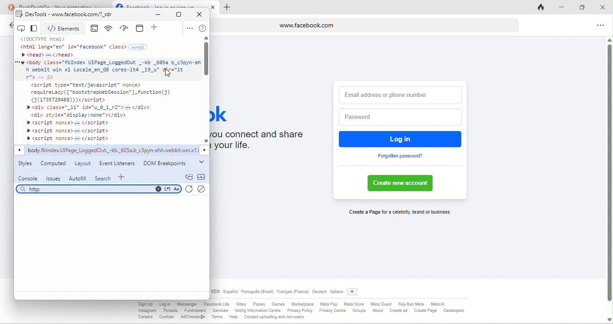  What do you see at coordinates (609, 319) in the screenshot?
I see `scroll down` at bounding box center [609, 319].